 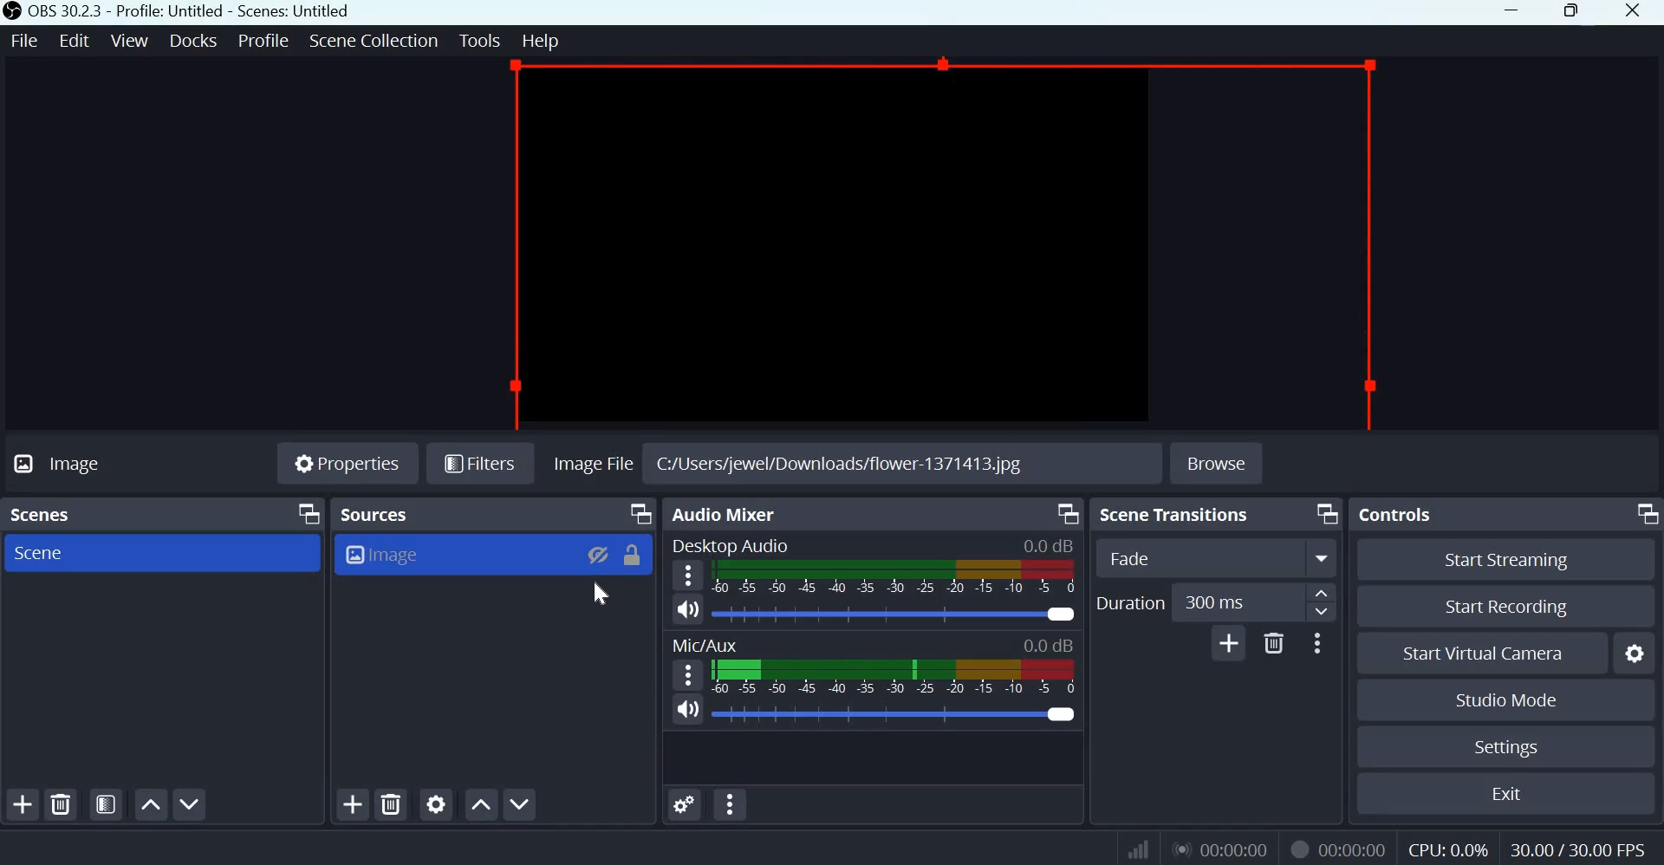 I want to click on View, so click(x=130, y=39).